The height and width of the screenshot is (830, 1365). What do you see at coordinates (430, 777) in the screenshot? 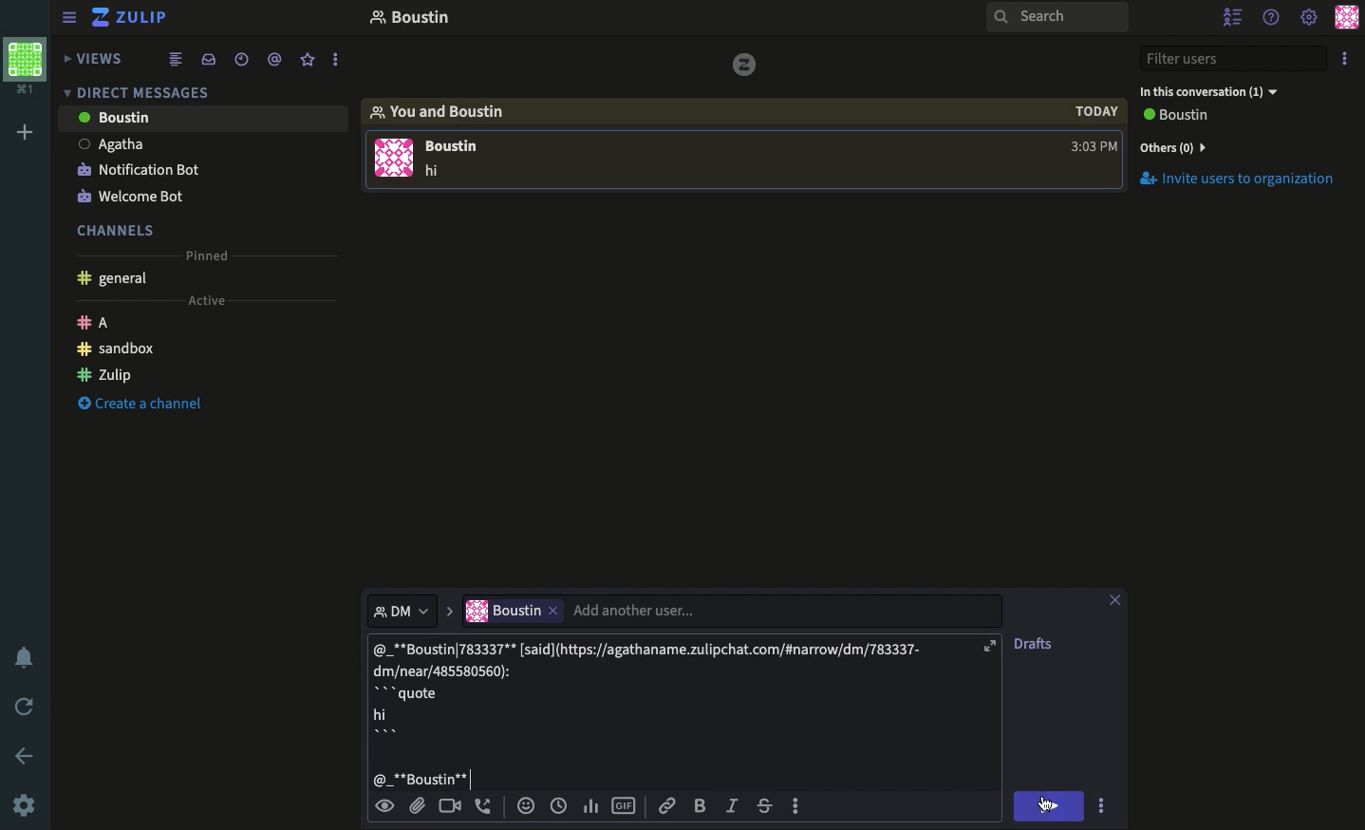
I see `Tagged` at bounding box center [430, 777].